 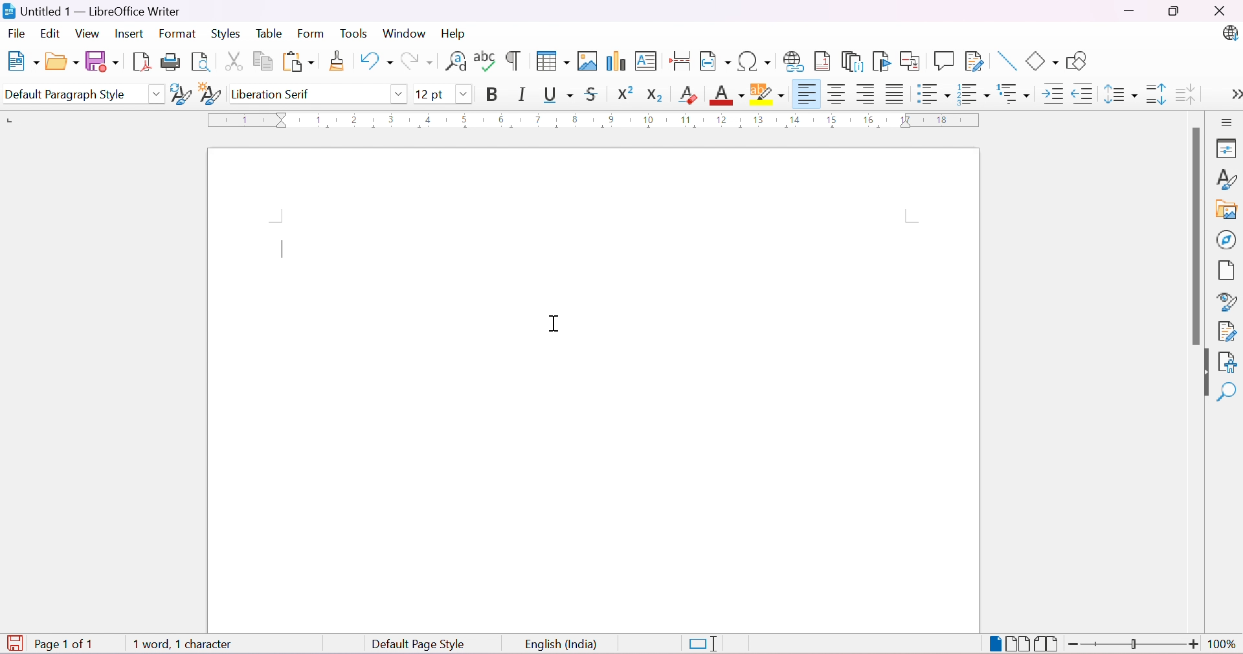 I want to click on Default Paragraph Style, so click(x=71, y=95).